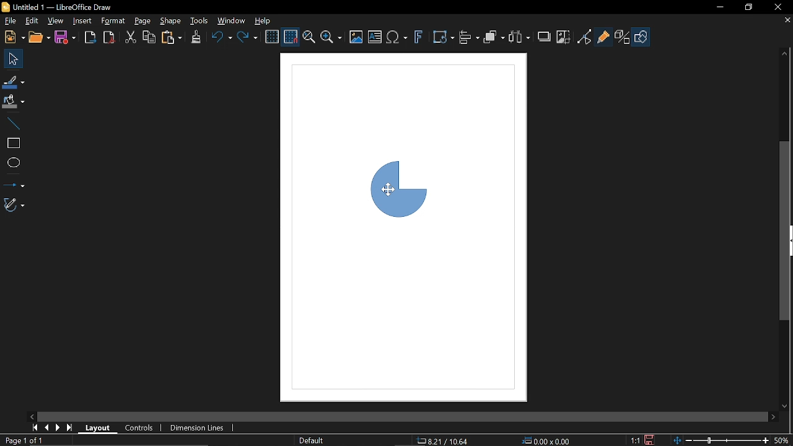  Describe the element at coordinates (108, 36) in the screenshot. I see `Export as pdf` at that location.